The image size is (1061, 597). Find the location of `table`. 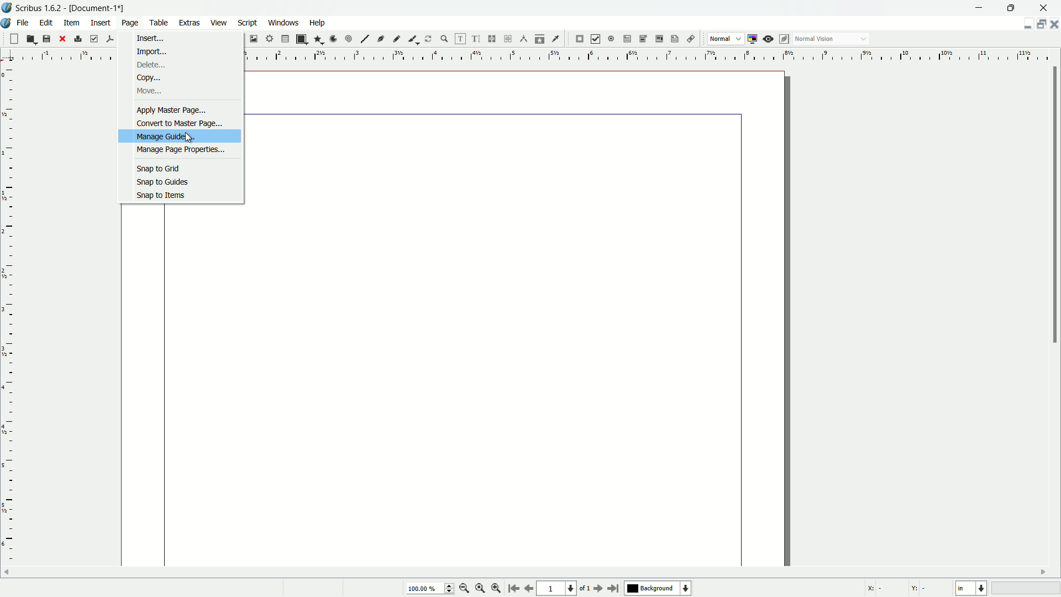

table is located at coordinates (285, 39).